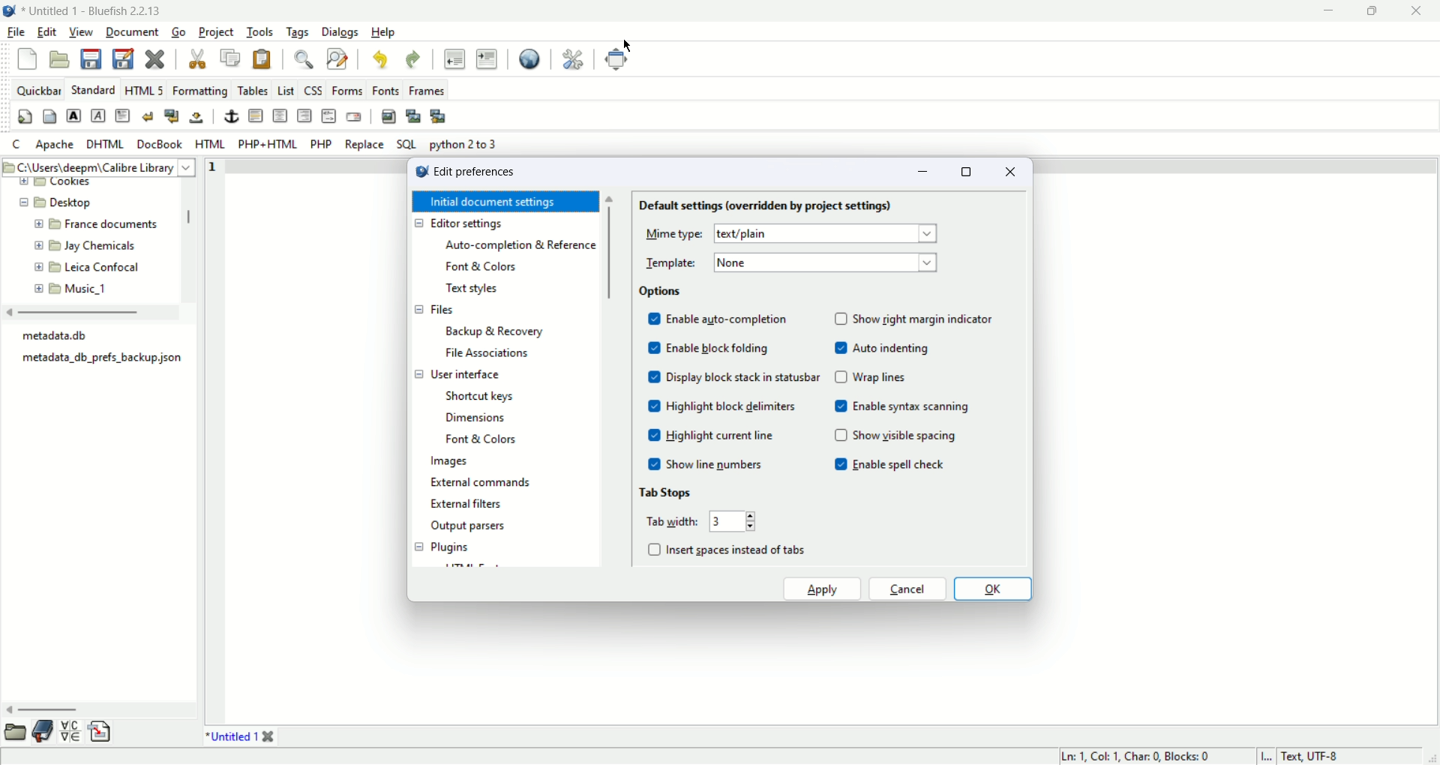  What do you see at coordinates (305, 61) in the screenshot?
I see `find` at bounding box center [305, 61].